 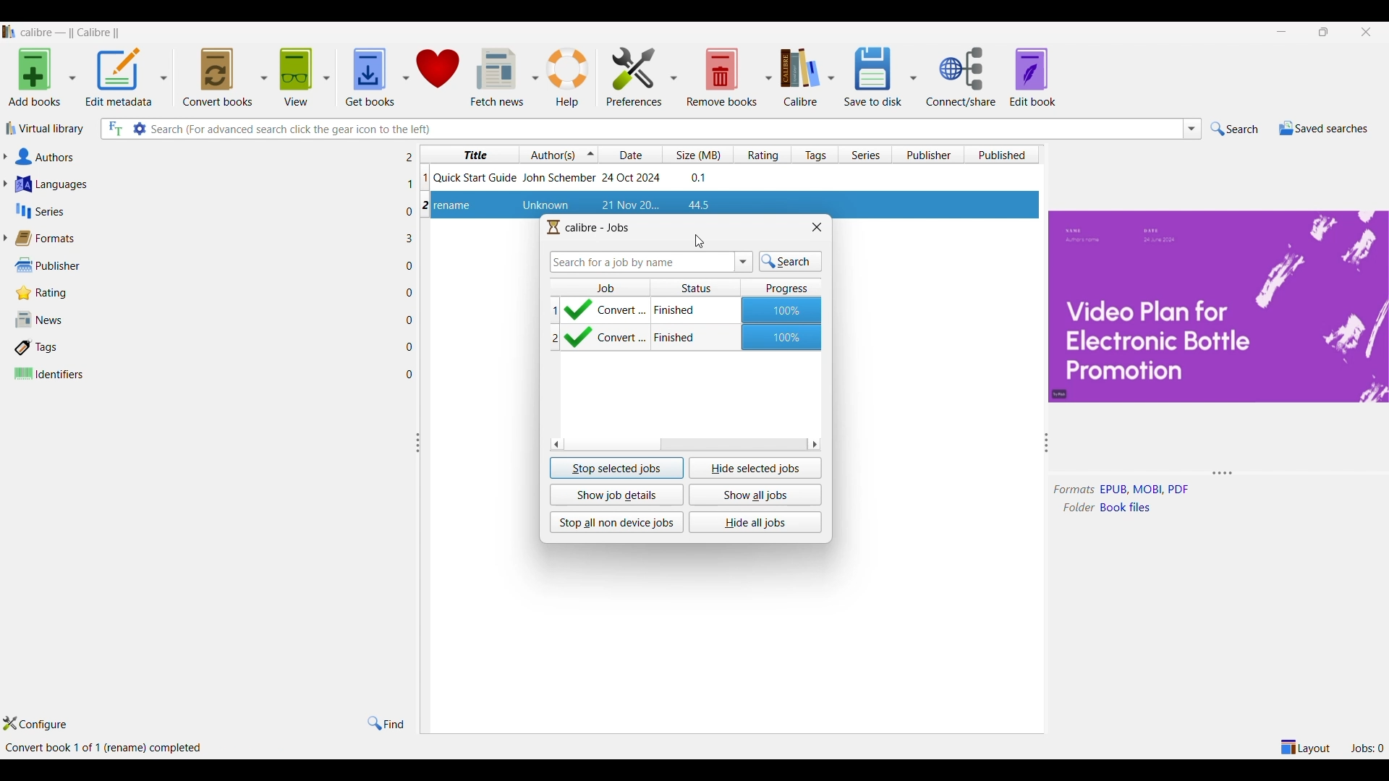 I want to click on Show job details, so click(x=616, y=495).